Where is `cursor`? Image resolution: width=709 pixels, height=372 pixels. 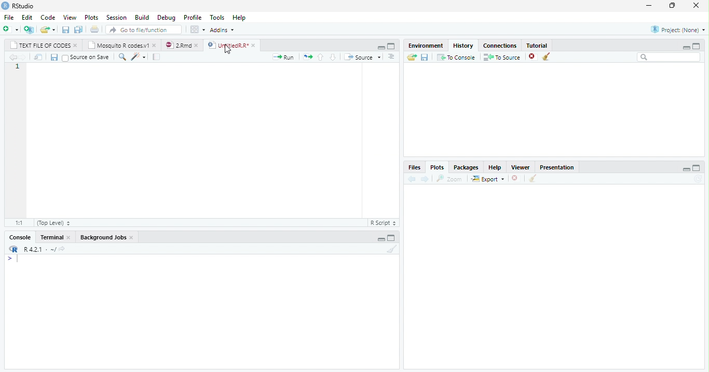
cursor is located at coordinates (227, 51).